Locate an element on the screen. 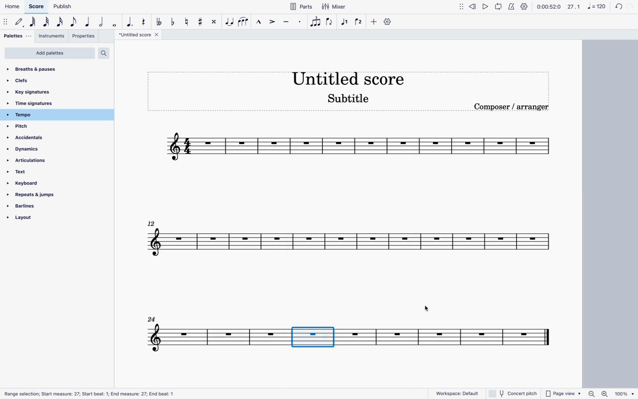 This screenshot has height=399, width=638. marcato is located at coordinates (259, 22).